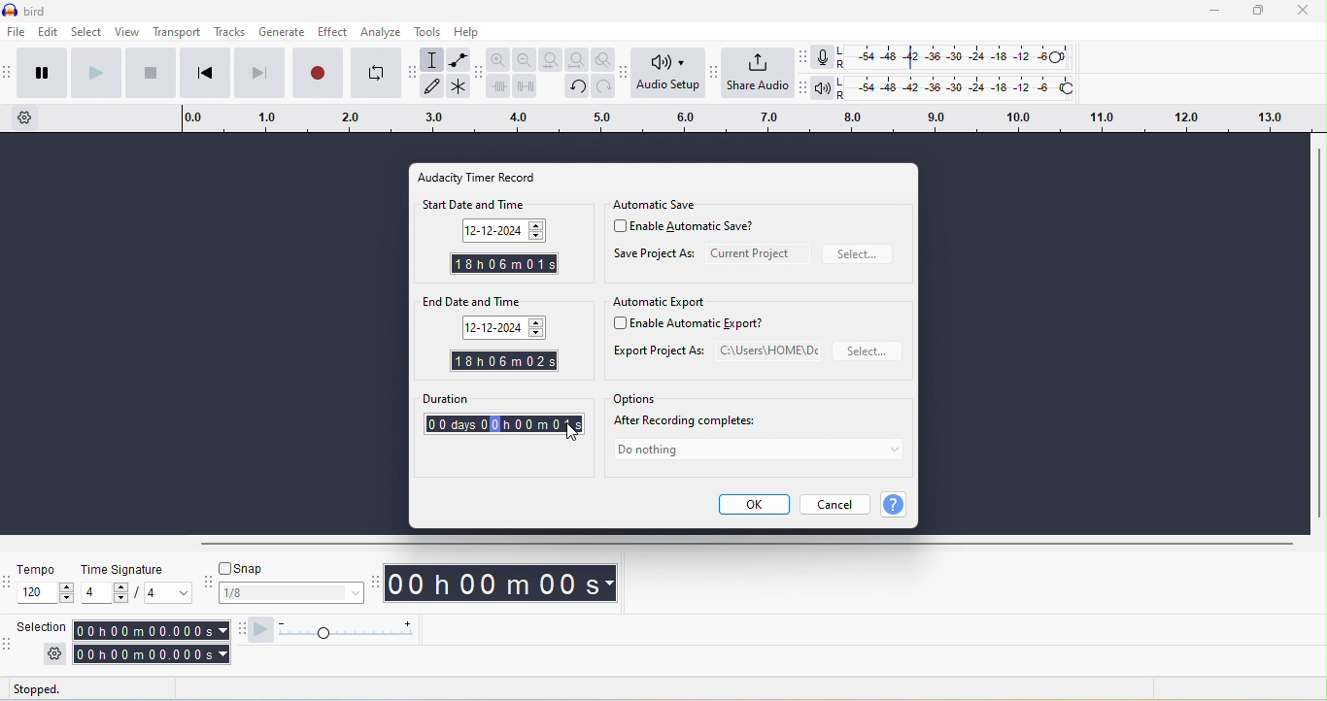 The image size is (1327, 701). What do you see at coordinates (966, 88) in the screenshot?
I see `playback level` at bounding box center [966, 88].